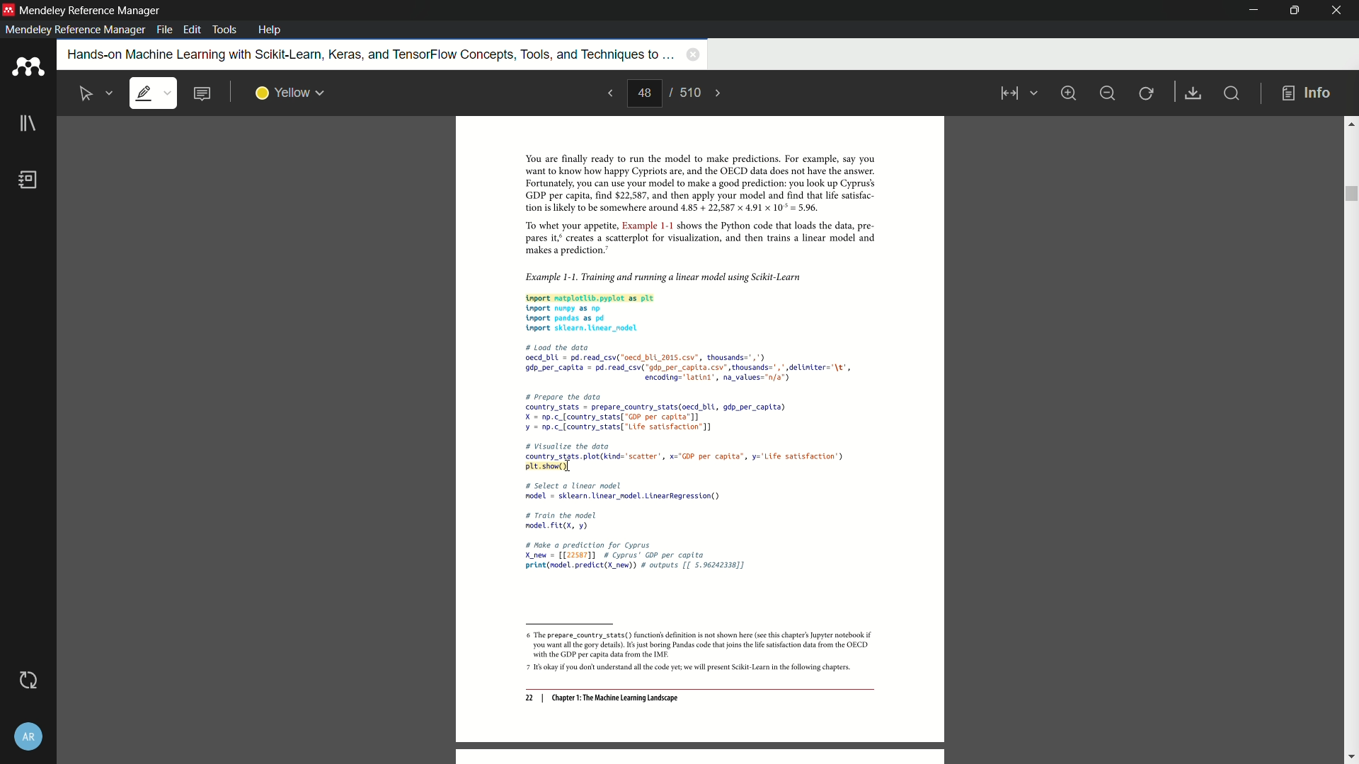  Describe the element at coordinates (719, 93) in the screenshot. I see `next page` at that location.